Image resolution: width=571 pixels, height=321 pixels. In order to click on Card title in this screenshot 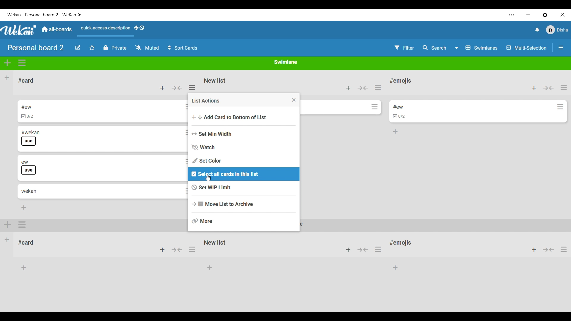, I will do `click(398, 107)`.